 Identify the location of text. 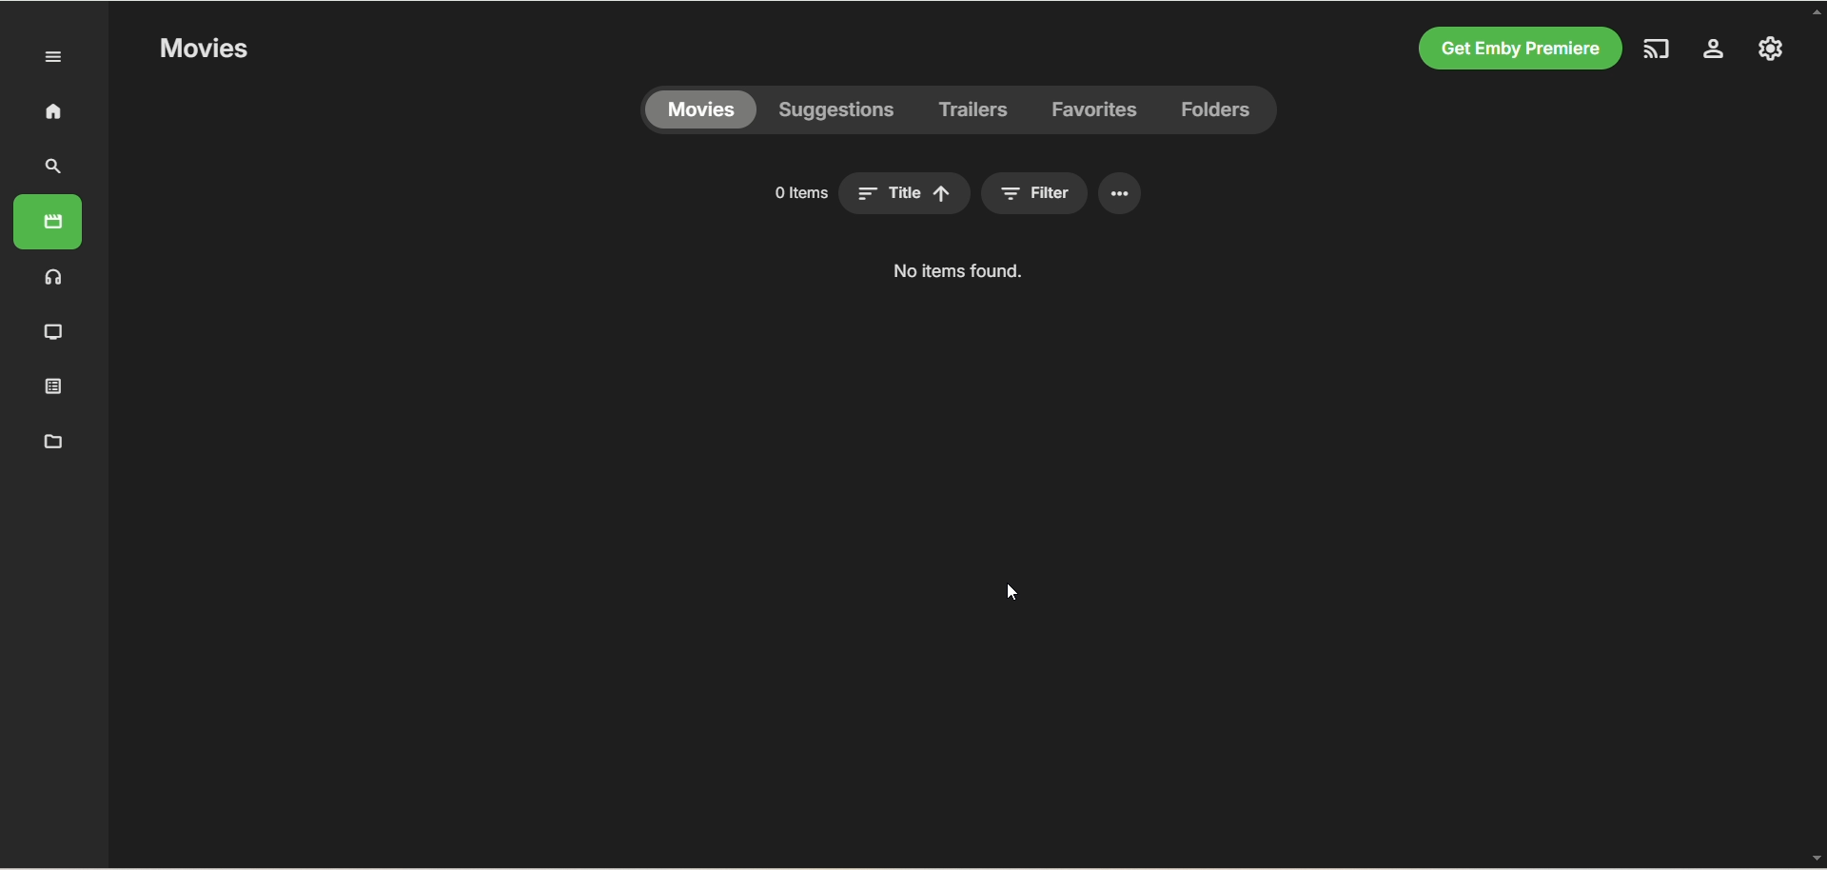
(953, 271).